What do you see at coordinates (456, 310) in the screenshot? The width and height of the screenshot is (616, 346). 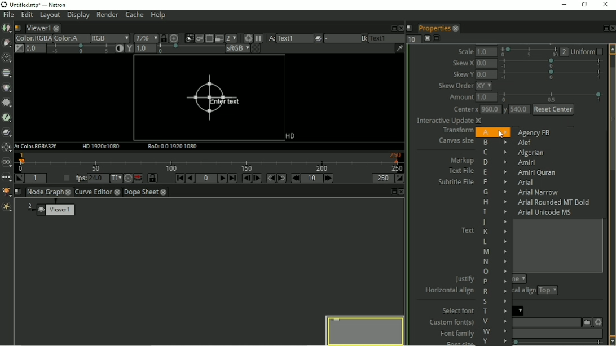 I see `Select font` at bounding box center [456, 310].